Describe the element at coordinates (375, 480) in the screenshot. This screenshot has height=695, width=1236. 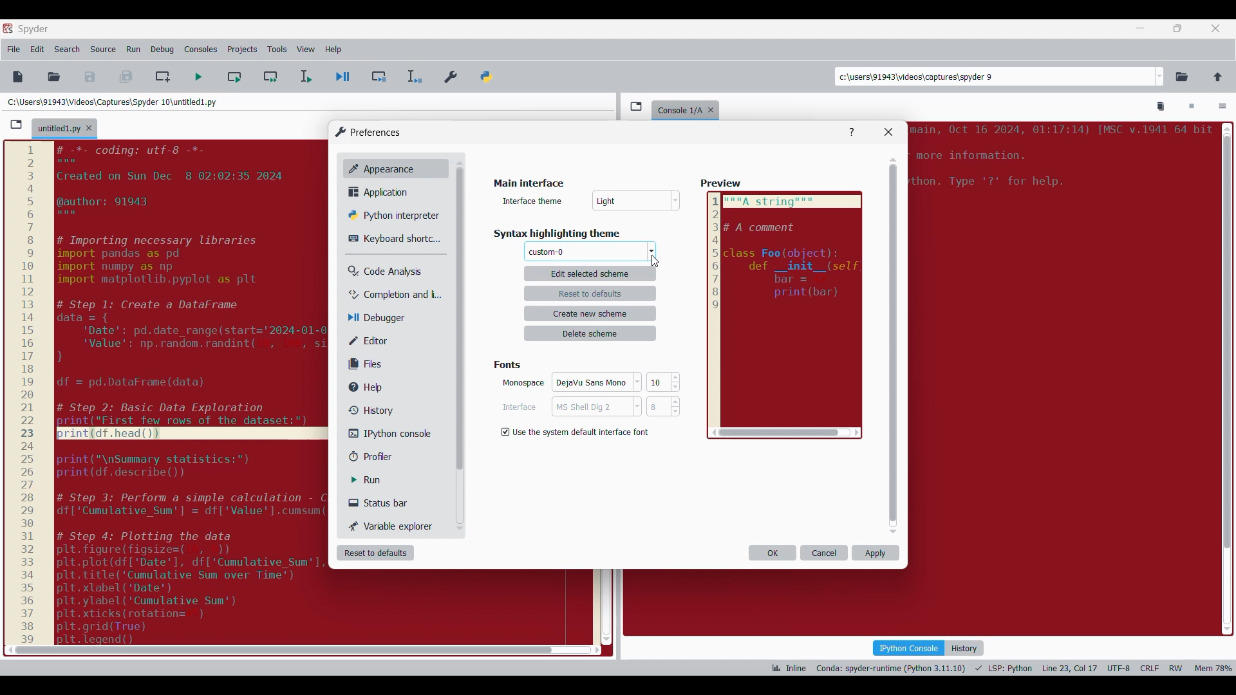
I see `Run` at that location.